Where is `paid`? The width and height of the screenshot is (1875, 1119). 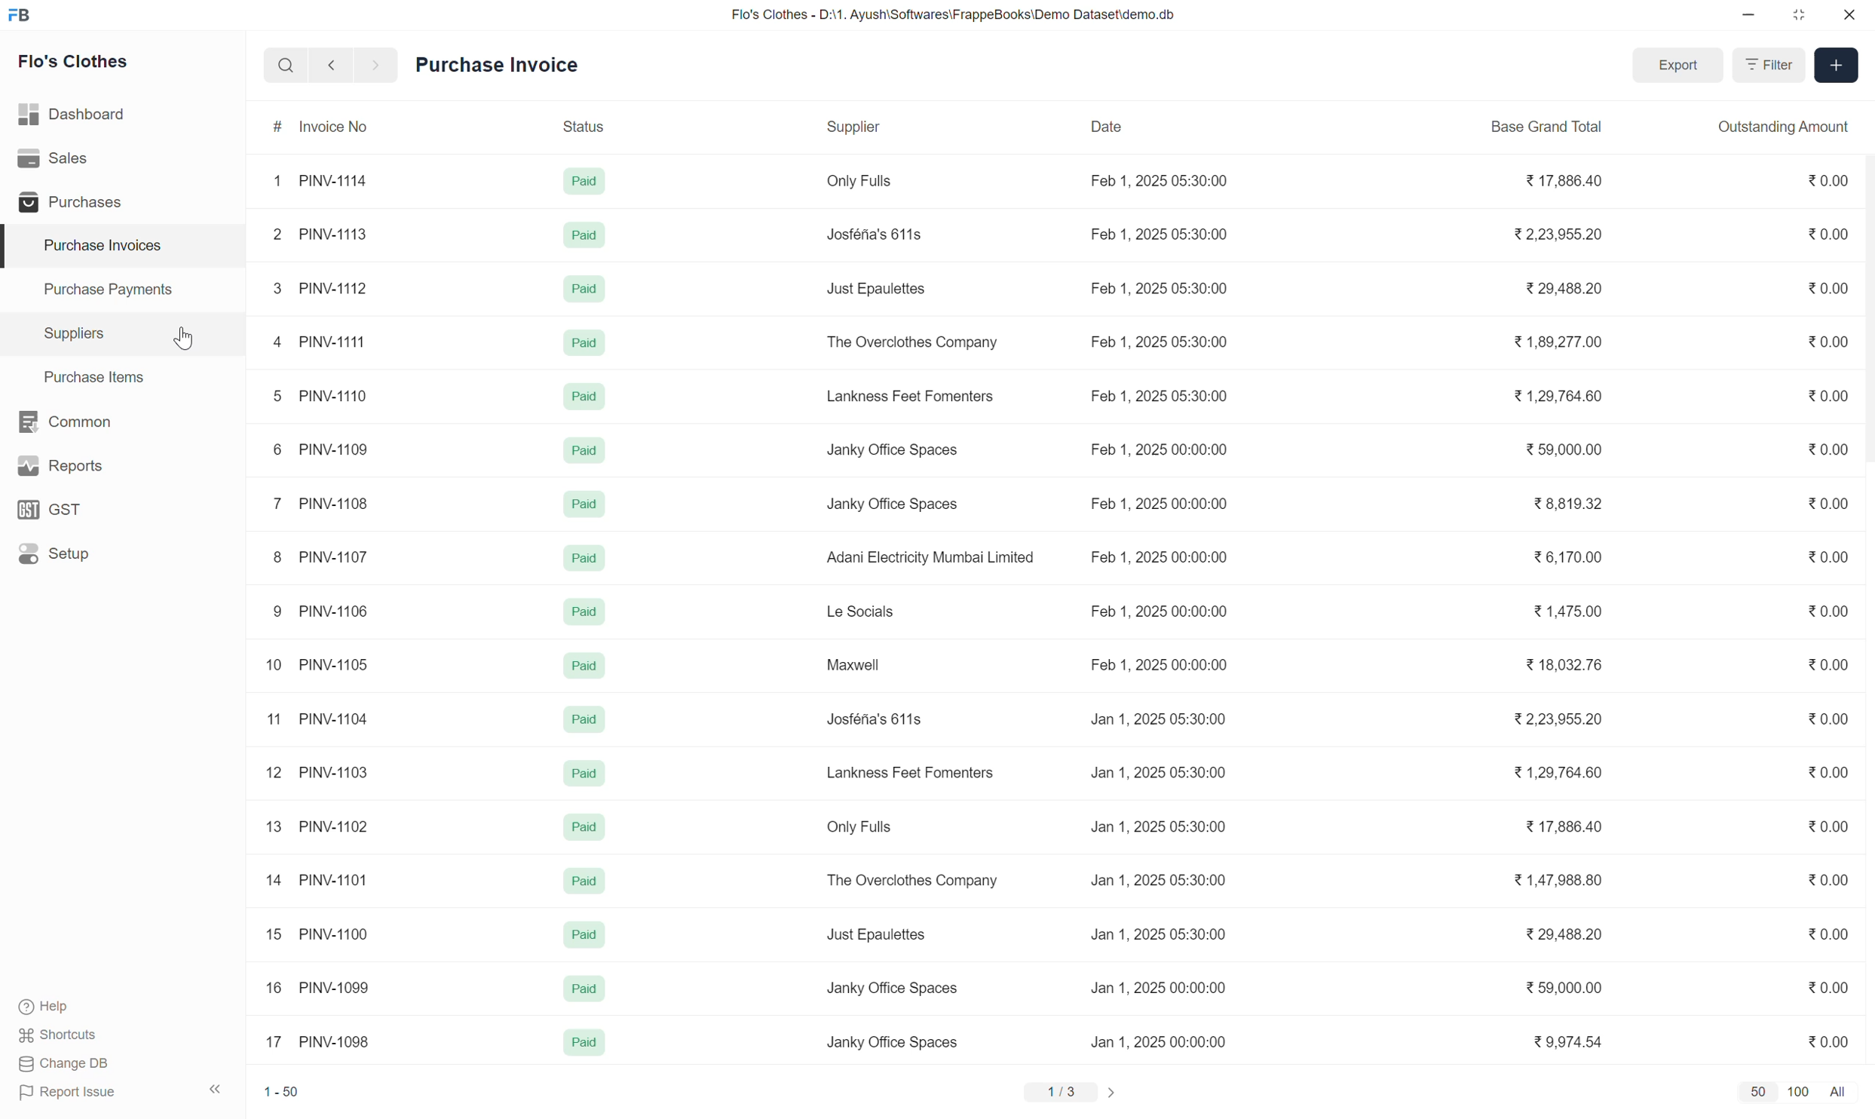 paid is located at coordinates (584, 450).